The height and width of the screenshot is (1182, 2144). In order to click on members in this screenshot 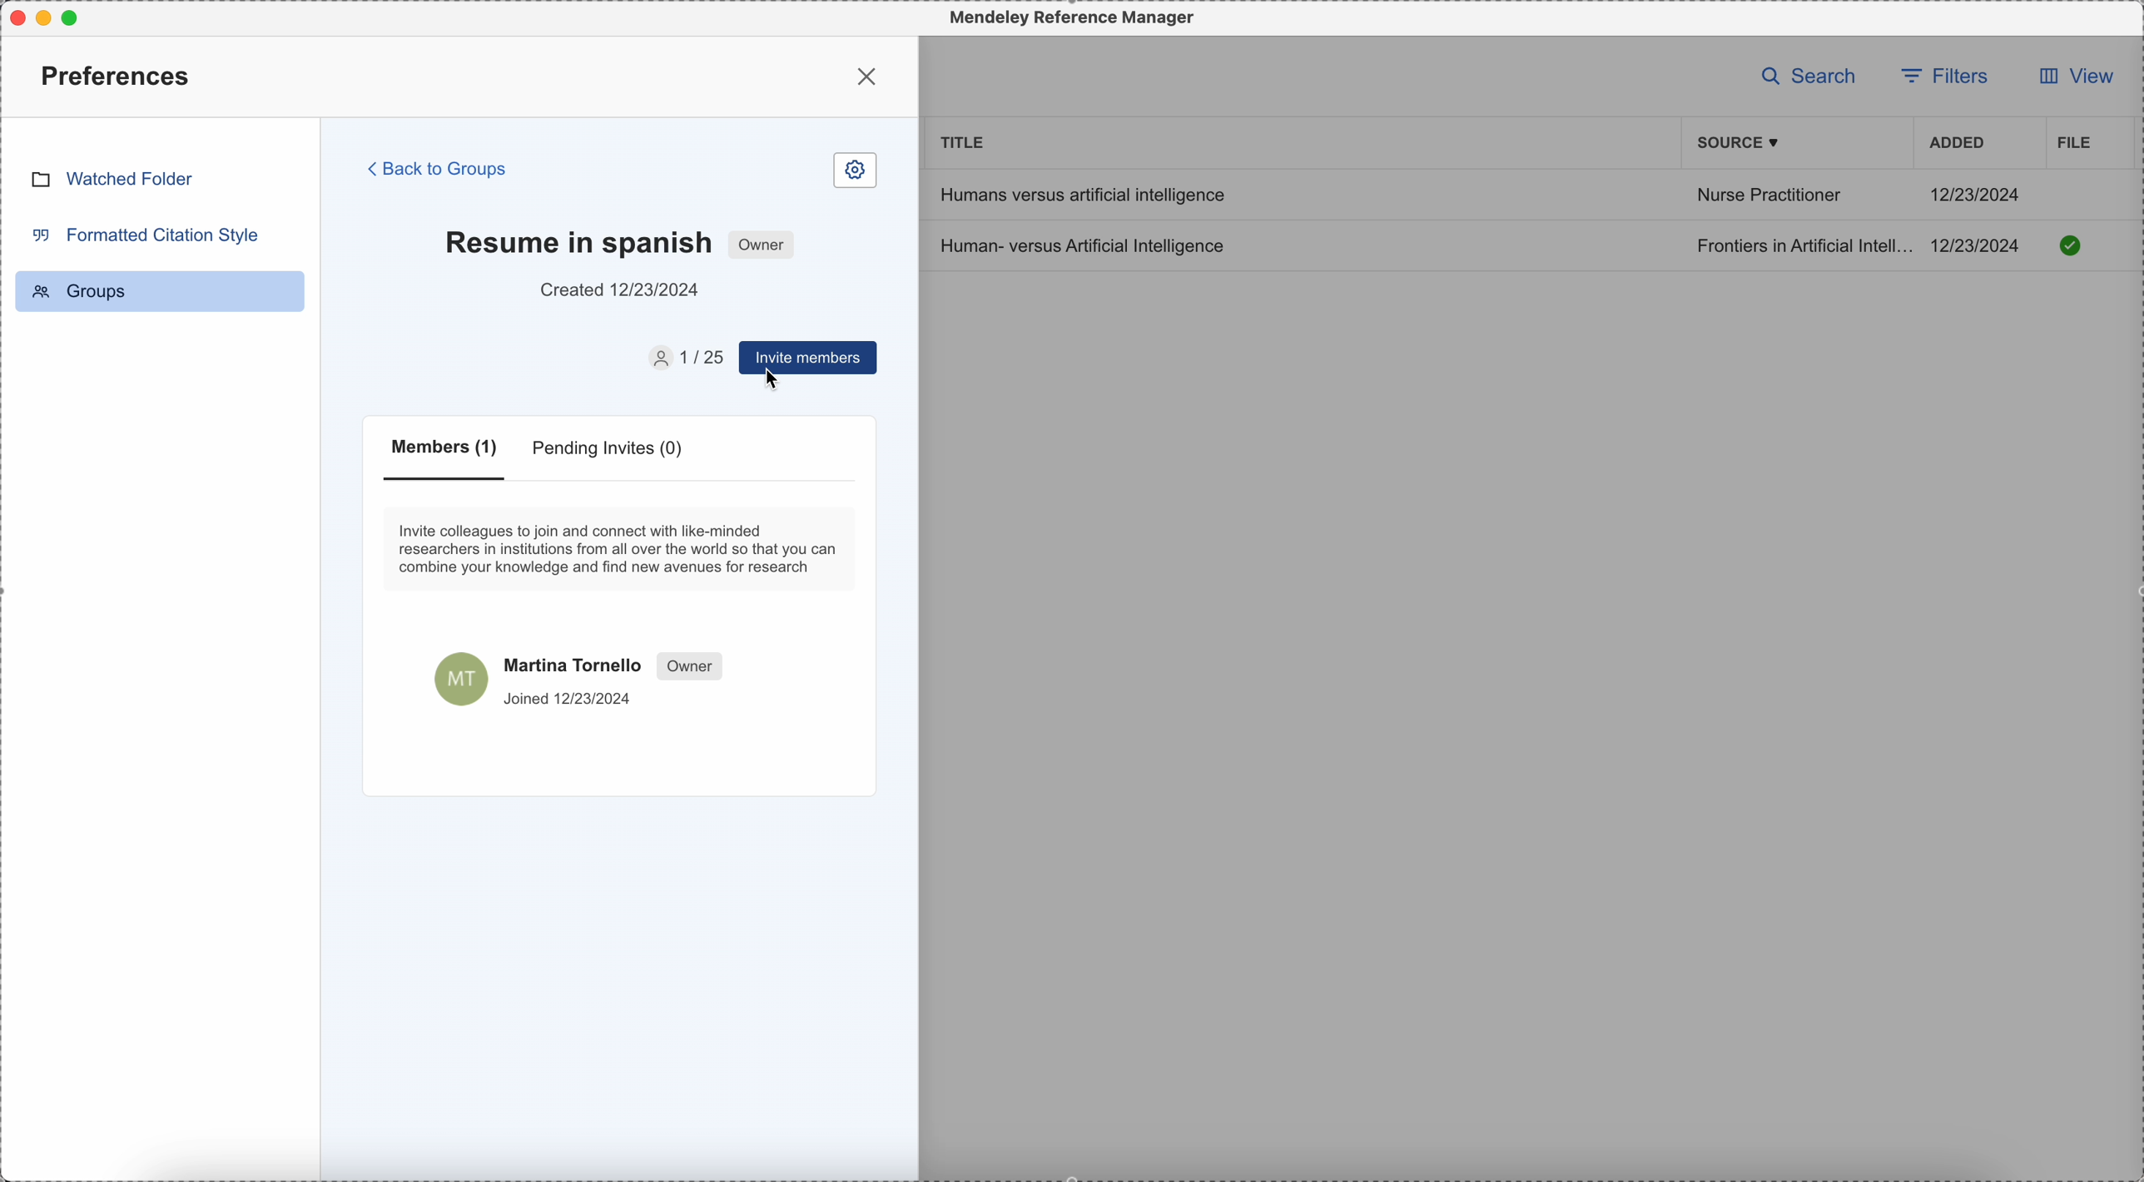, I will do `click(682, 358)`.